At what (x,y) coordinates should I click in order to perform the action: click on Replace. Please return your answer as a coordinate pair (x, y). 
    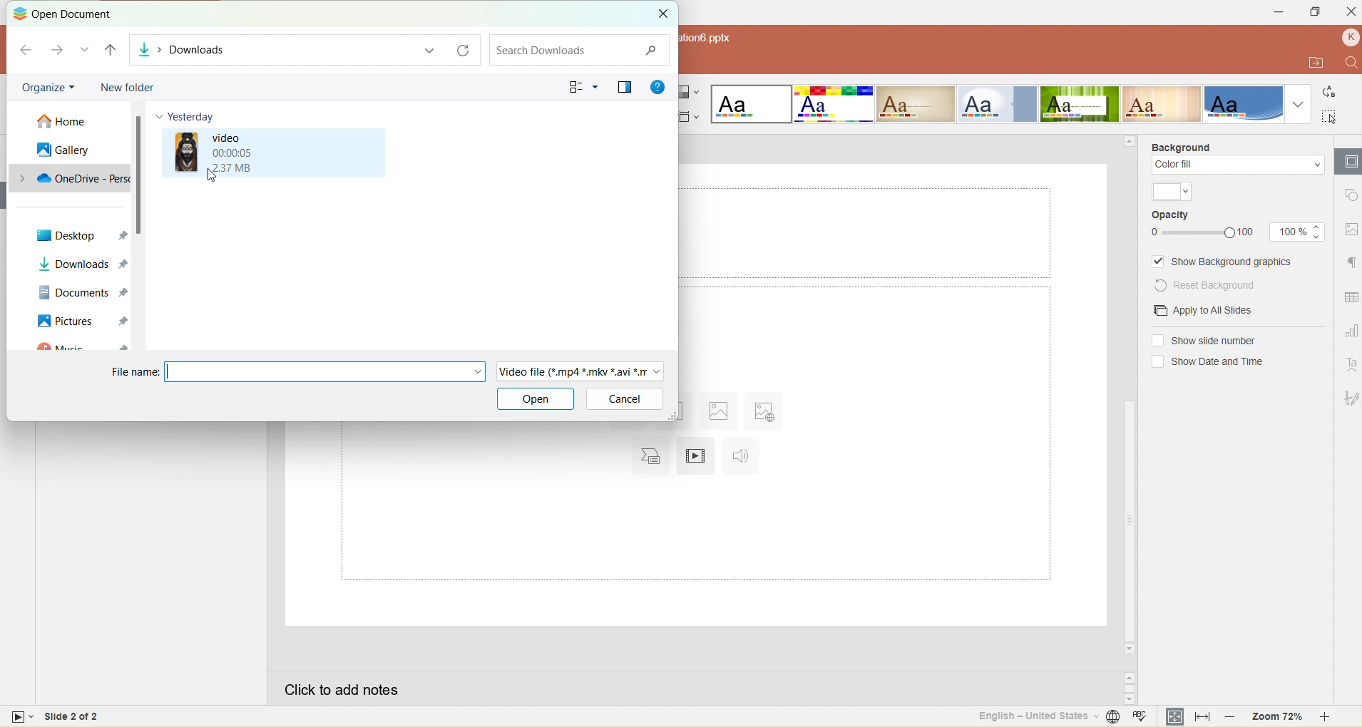
    Looking at the image, I should click on (1330, 90).